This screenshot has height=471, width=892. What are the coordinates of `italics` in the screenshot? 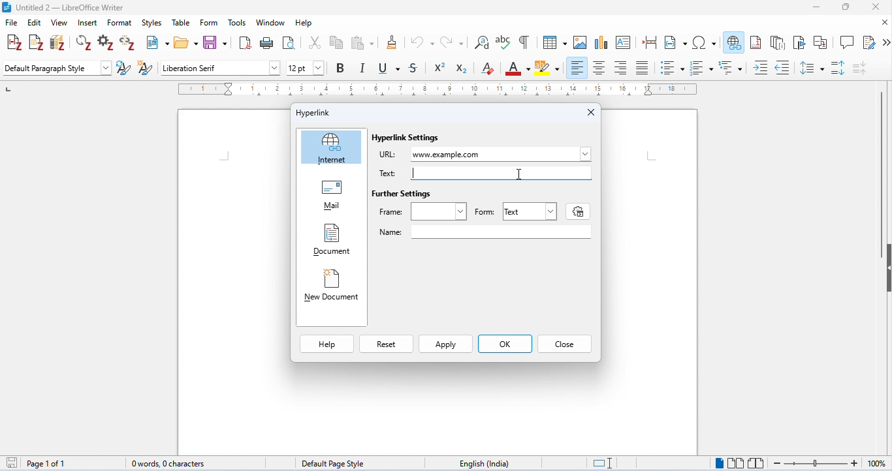 It's located at (364, 68).